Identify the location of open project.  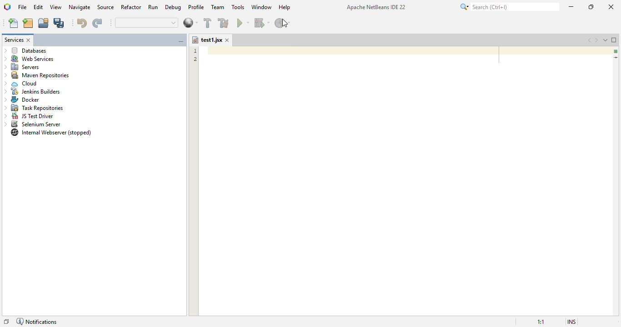
(44, 23).